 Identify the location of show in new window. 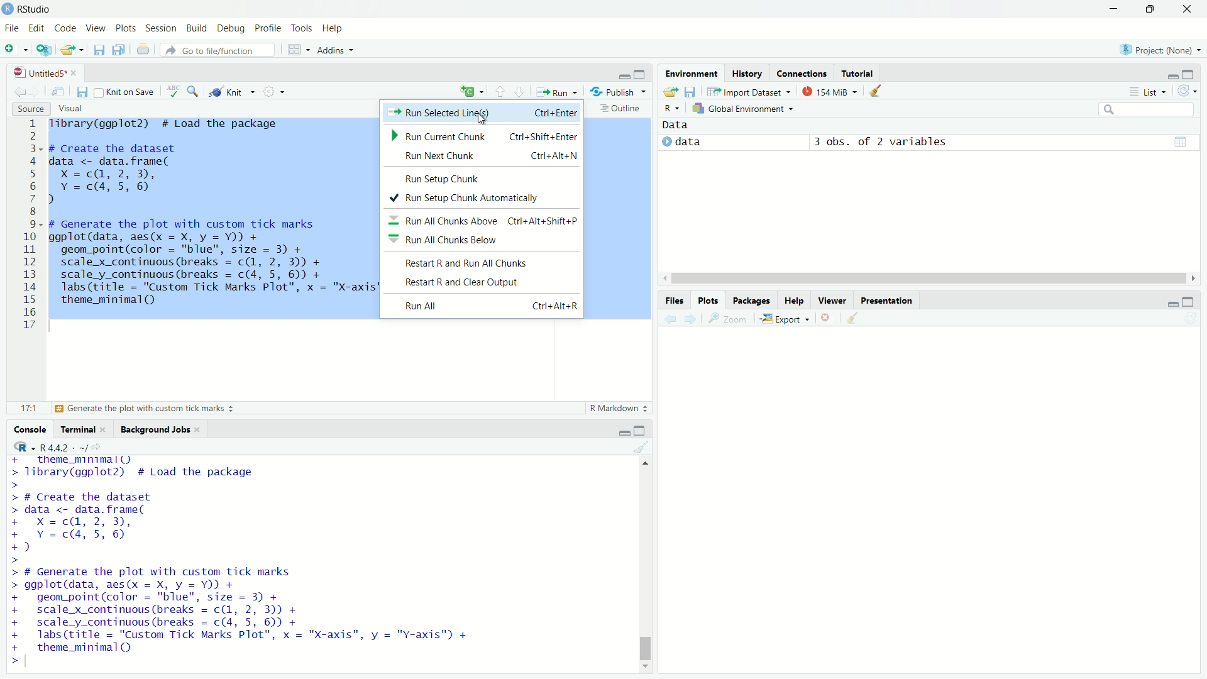
(60, 91).